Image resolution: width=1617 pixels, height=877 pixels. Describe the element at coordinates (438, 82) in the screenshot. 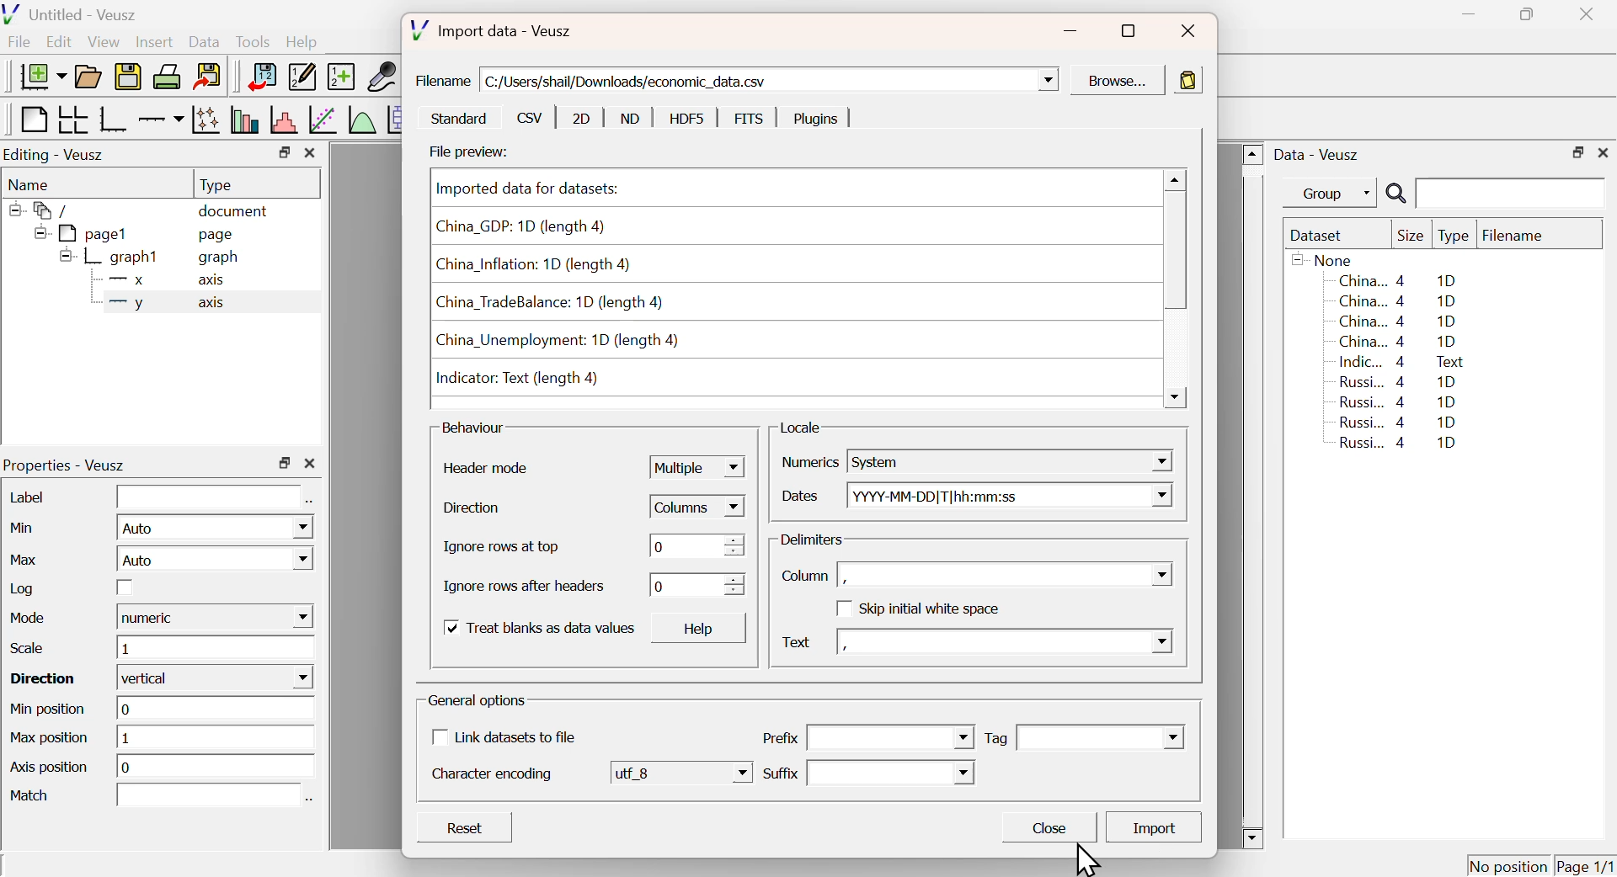

I see `Filename` at that location.